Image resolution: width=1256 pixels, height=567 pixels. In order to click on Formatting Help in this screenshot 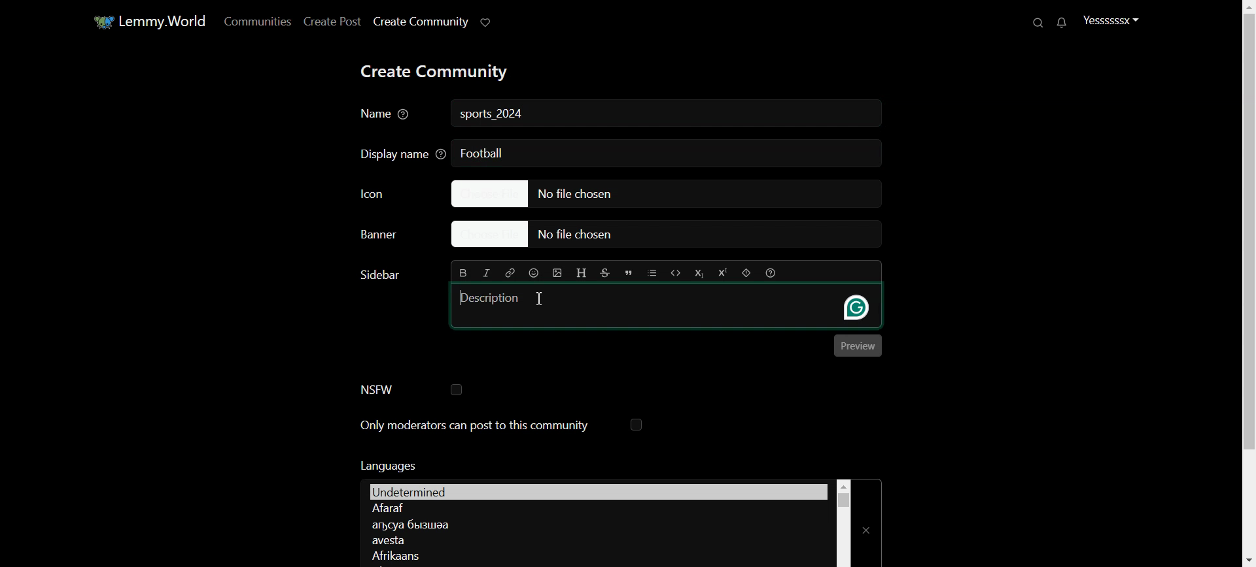, I will do `click(770, 272)`.